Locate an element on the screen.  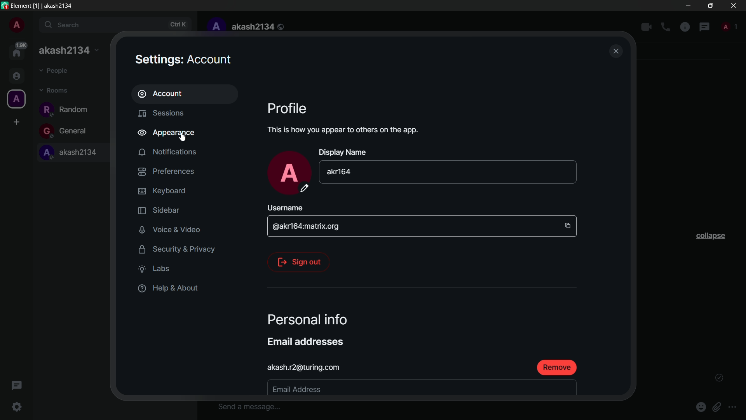
Settings: Account is located at coordinates (185, 61).